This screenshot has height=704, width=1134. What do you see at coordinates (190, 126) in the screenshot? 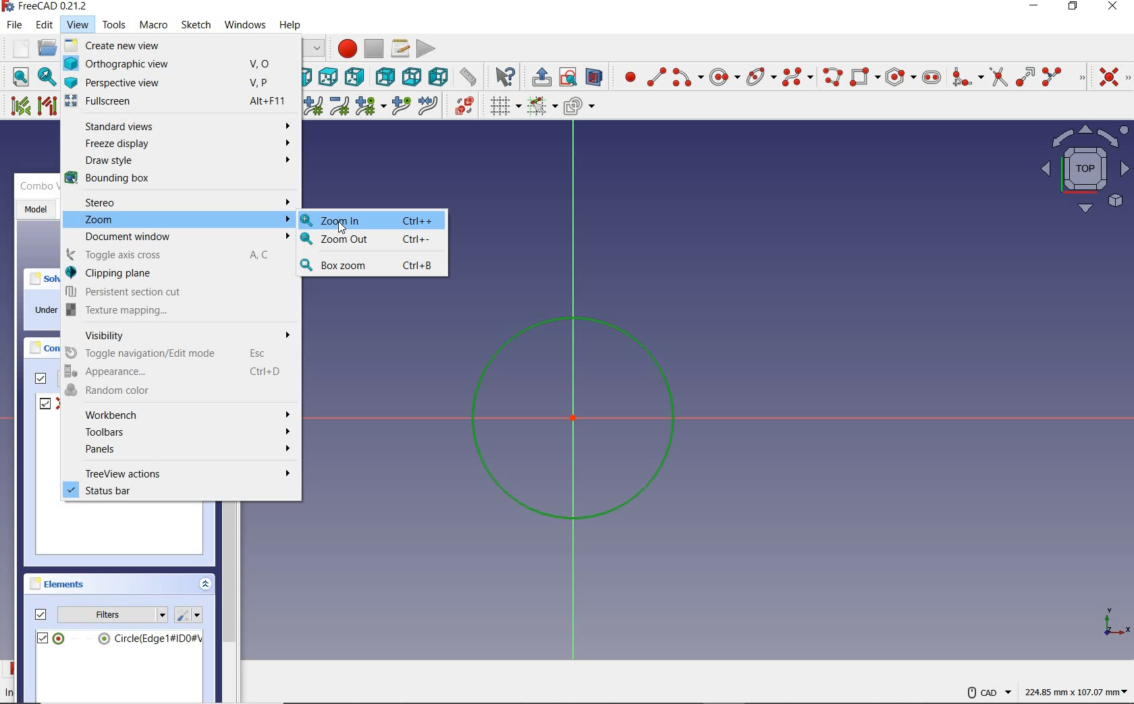
I see `Standard views` at bounding box center [190, 126].